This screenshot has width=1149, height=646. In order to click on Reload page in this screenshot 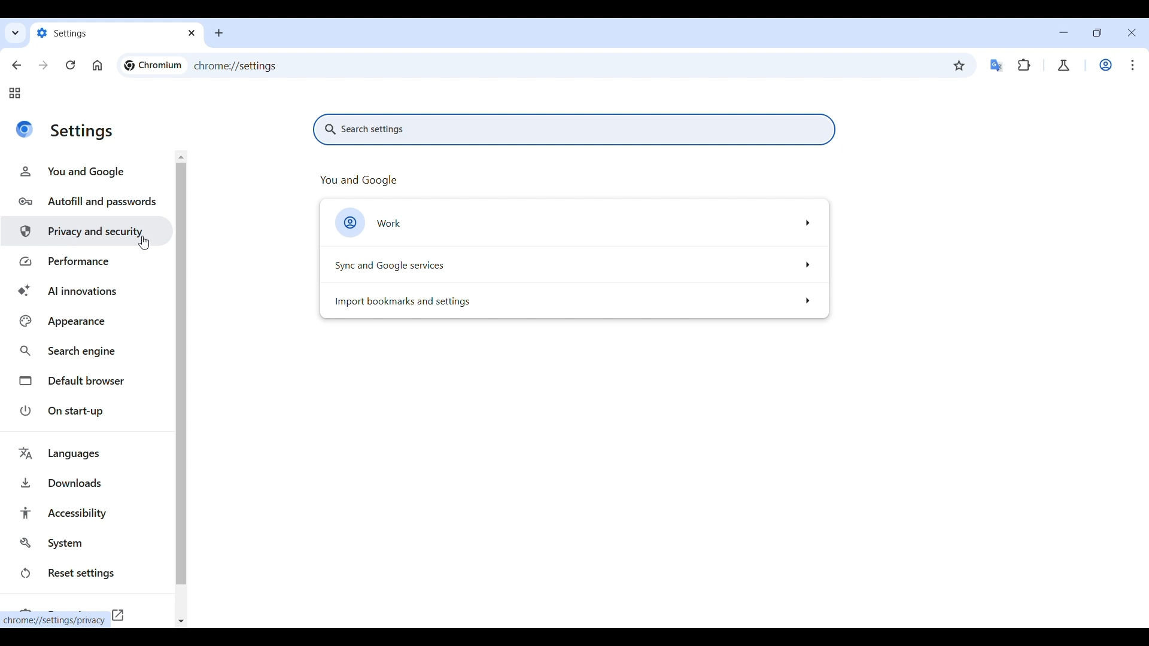, I will do `click(70, 65)`.